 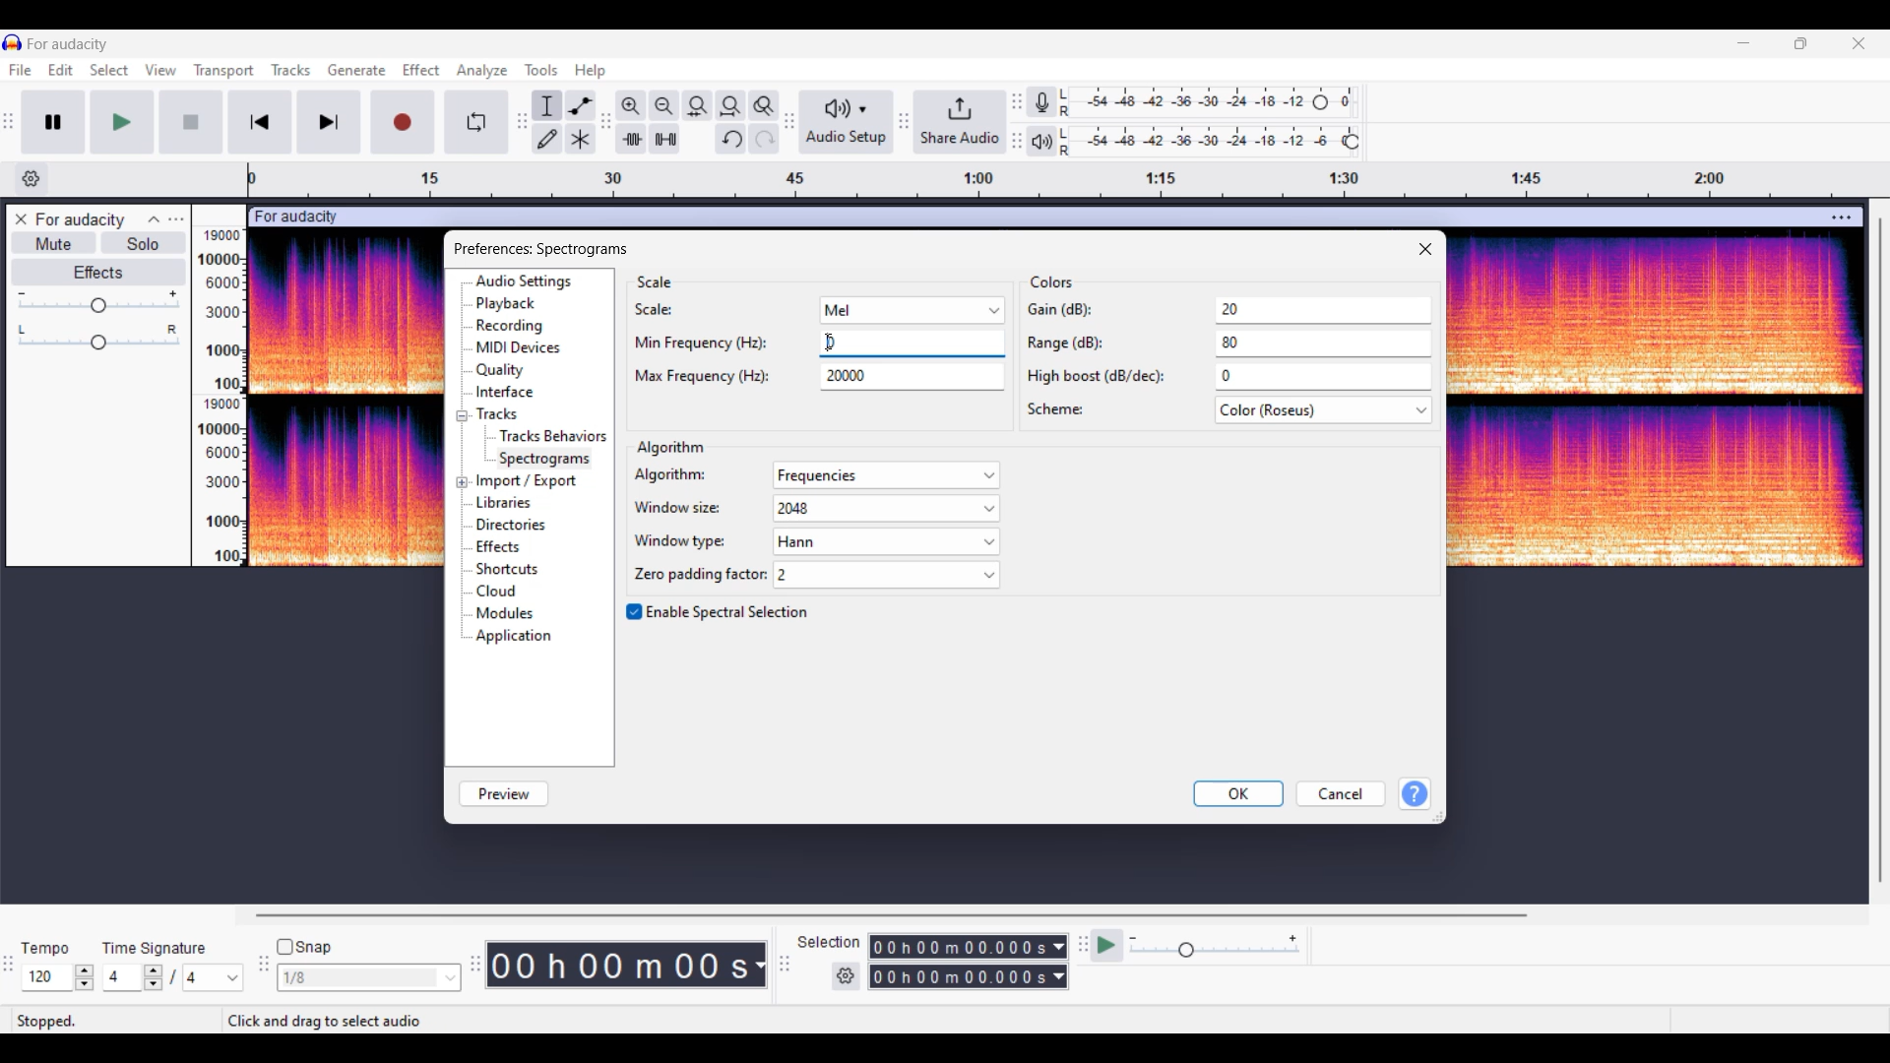 I want to click on Start, so click(x=192, y=122).